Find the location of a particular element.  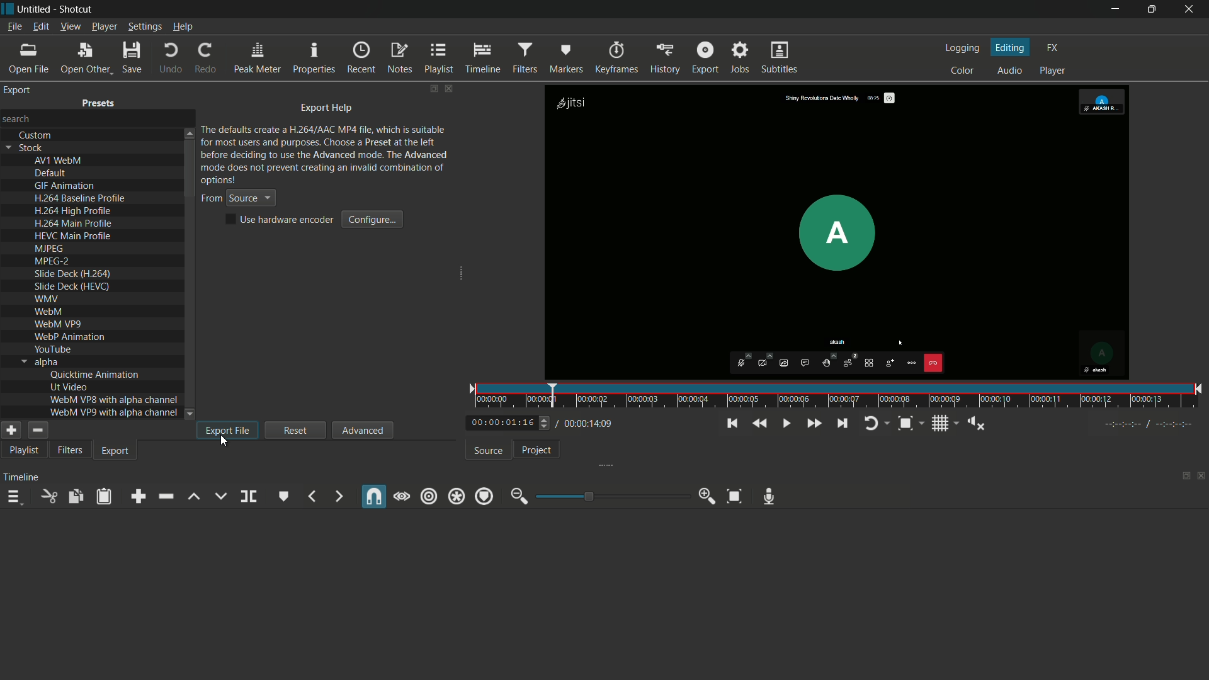

record audio is located at coordinates (768, 497).